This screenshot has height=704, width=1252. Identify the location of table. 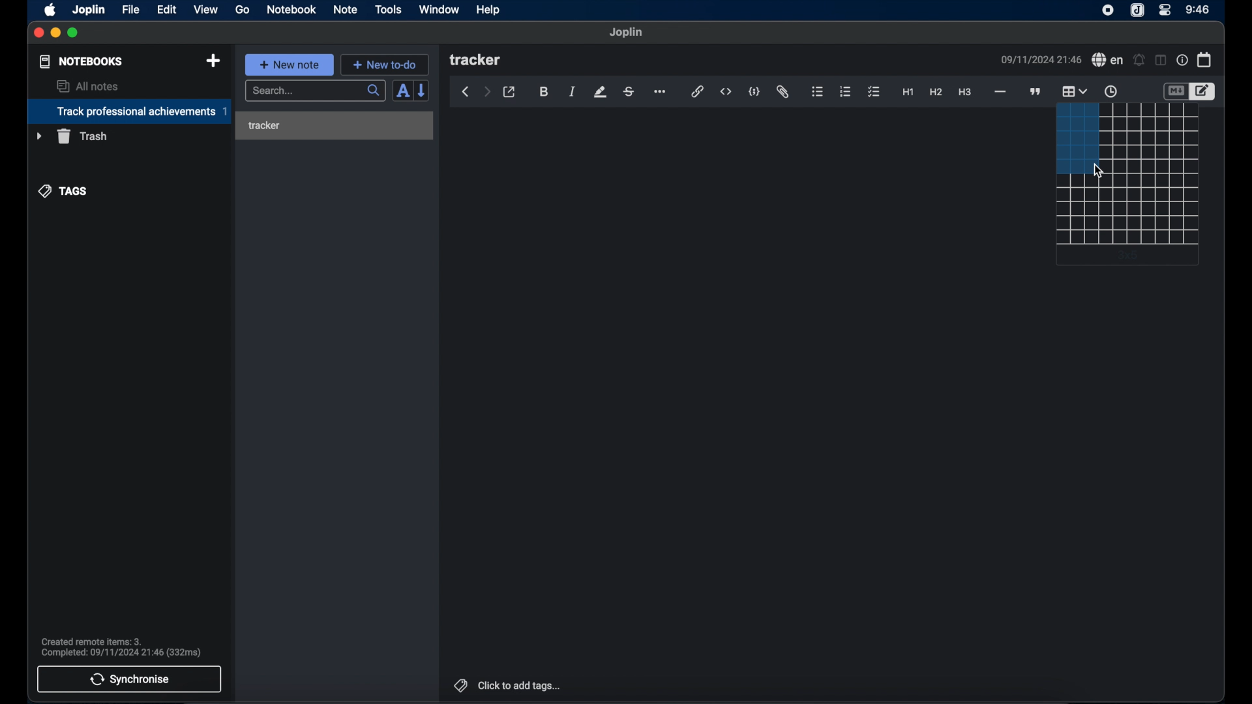
(1150, 139).